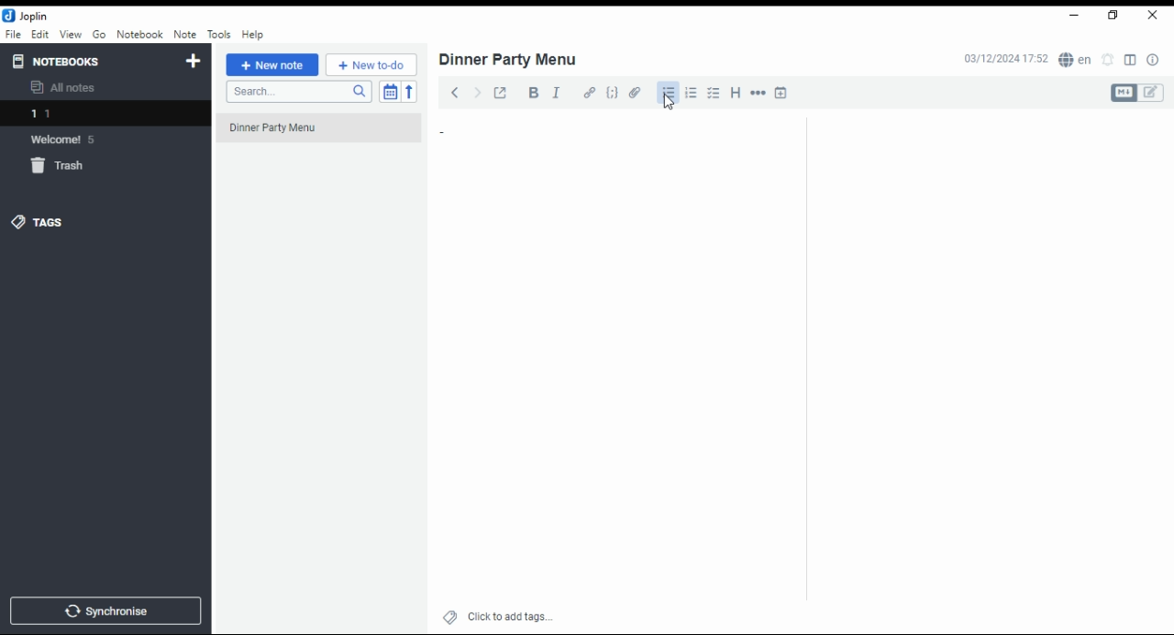 This screenshot has height=635, width=1174. I want to click on heading, so click(738, 94).